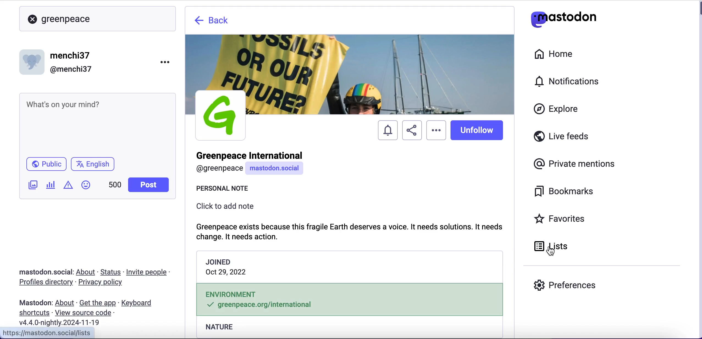  Describe the element at coordinates (32, 185) in the screenshot. I see `add an image` at that location.